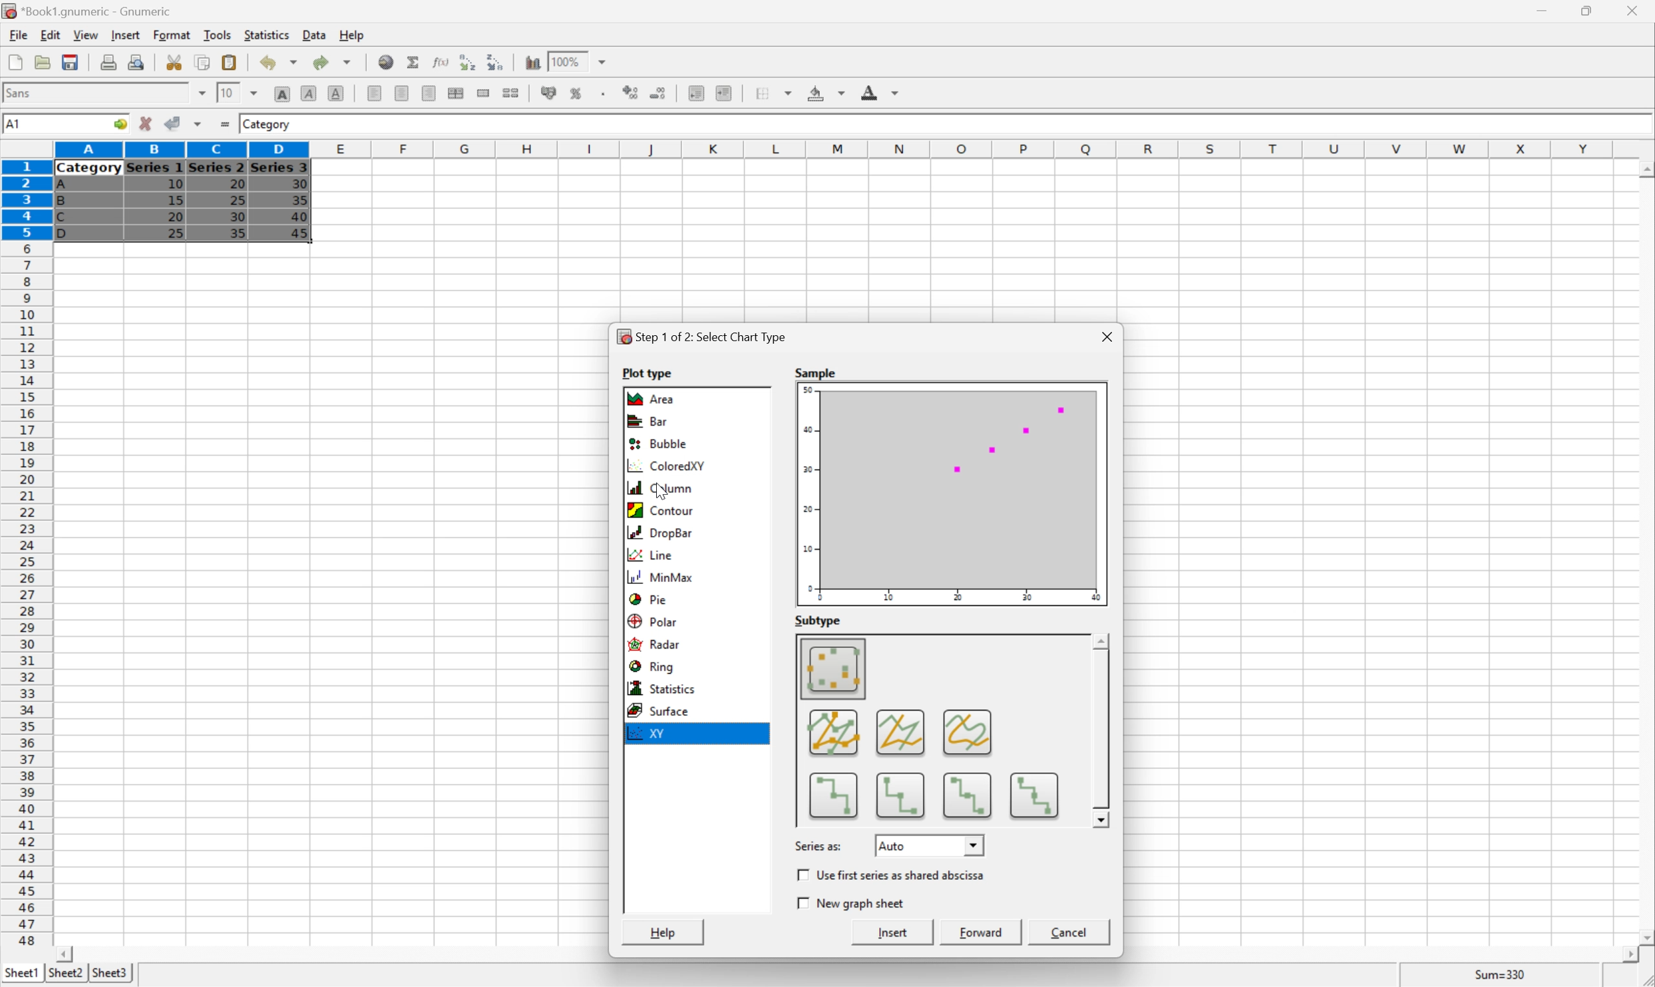  Describe the element at coordinates (25, 552) in the screenshot. I see `Row numbers` at that location.